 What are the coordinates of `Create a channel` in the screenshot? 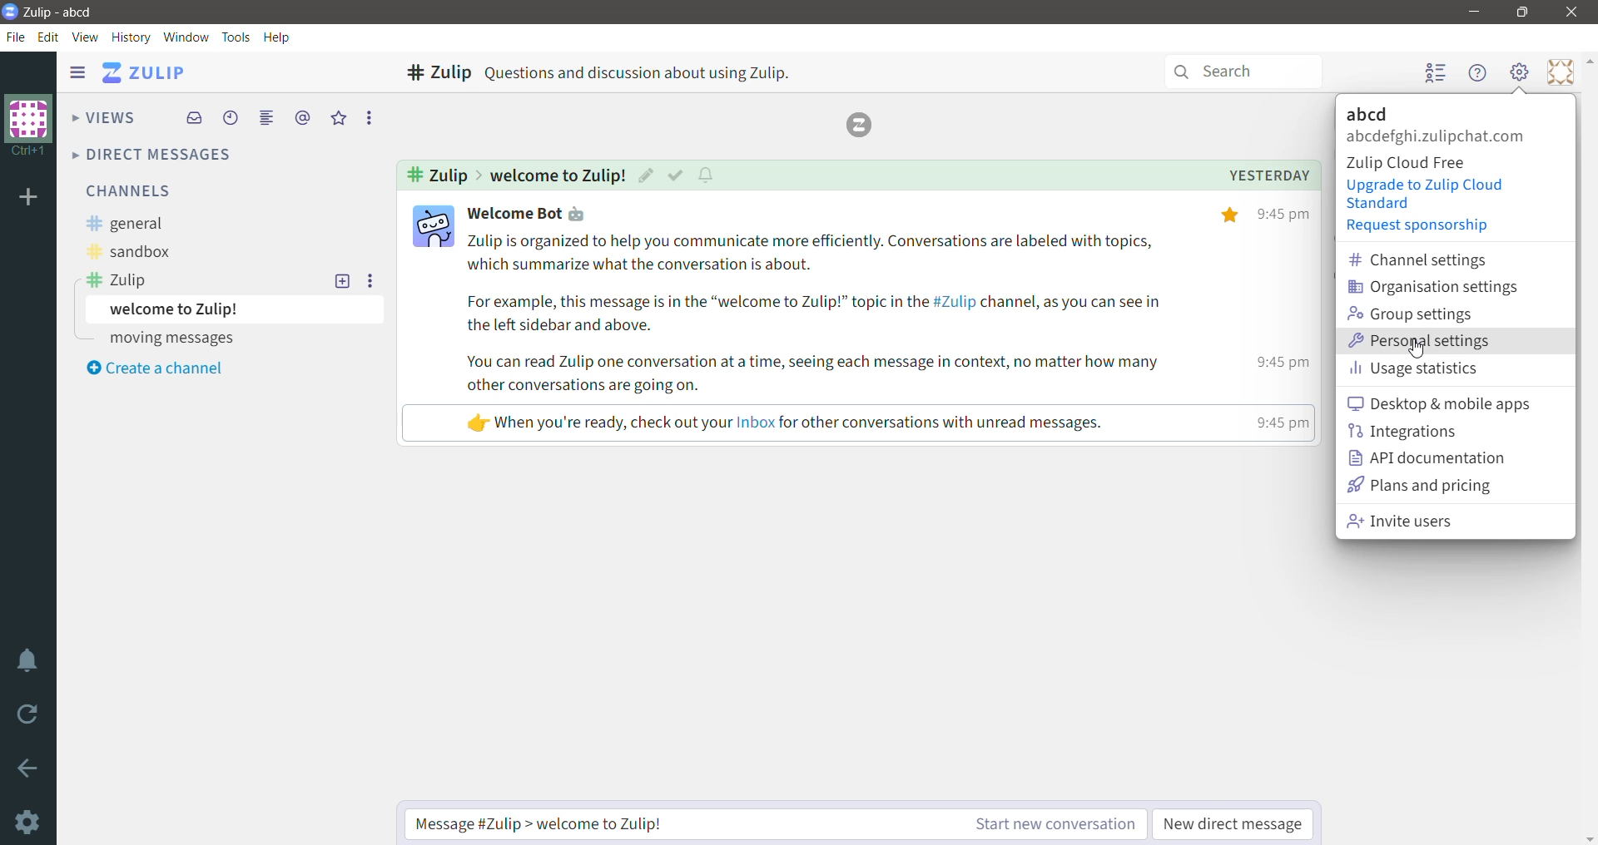 It's located at (154, 368).